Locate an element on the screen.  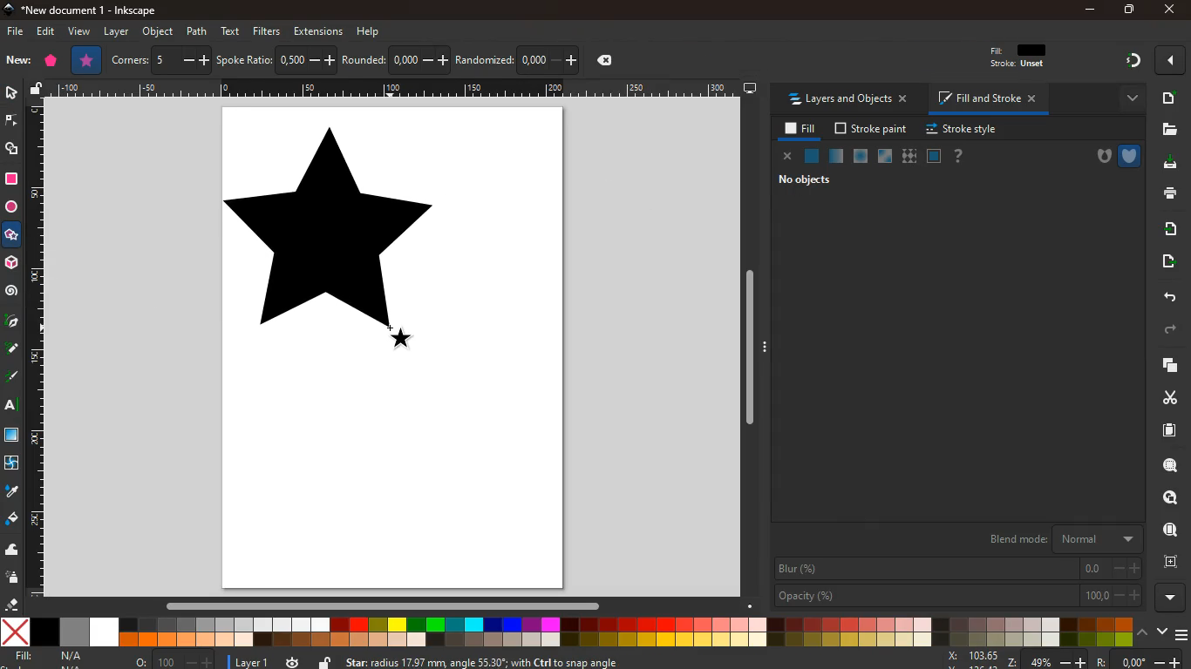
corners is located at coordinates (161, 60).